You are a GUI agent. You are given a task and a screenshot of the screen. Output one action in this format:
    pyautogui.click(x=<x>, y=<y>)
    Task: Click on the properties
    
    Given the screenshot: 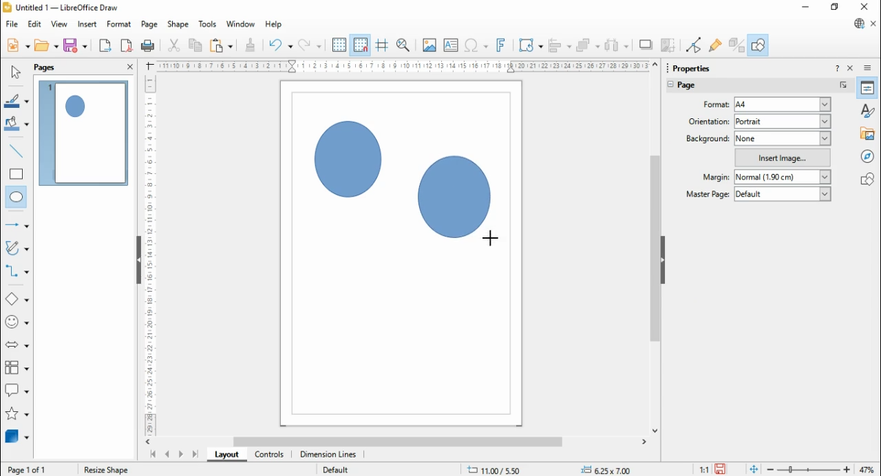 What is the action you would take?
    pyautogui.click(x=868, y=87)
    